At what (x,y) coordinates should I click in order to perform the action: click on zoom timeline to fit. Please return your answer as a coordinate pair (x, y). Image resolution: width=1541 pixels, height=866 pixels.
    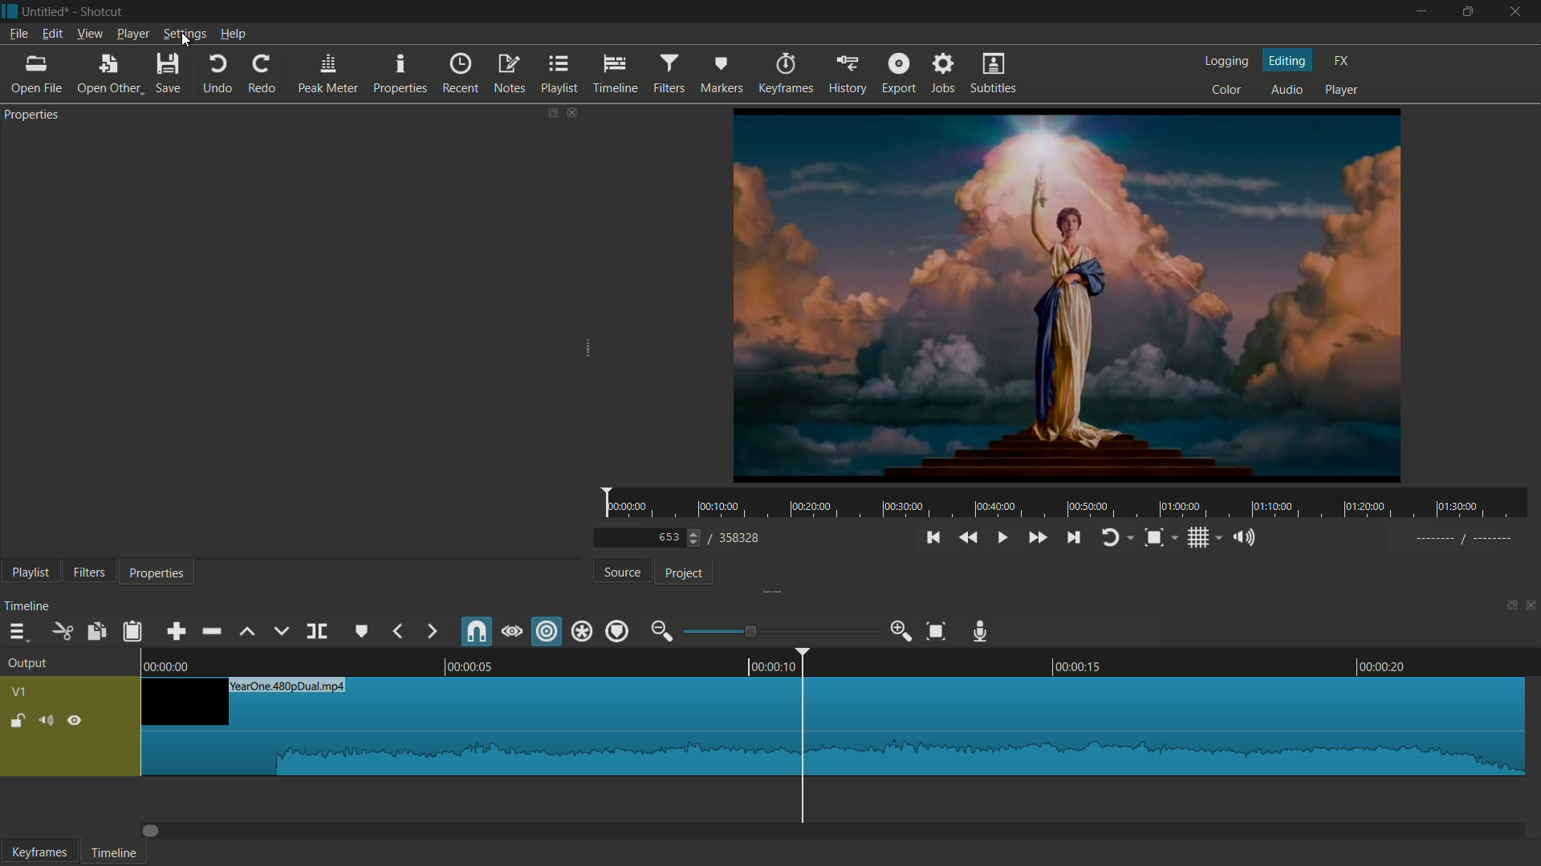
    Looking at the image, I should click on (935, 632).